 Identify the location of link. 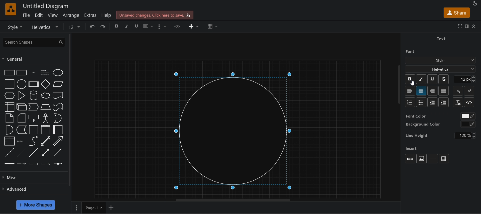
(410, 159).